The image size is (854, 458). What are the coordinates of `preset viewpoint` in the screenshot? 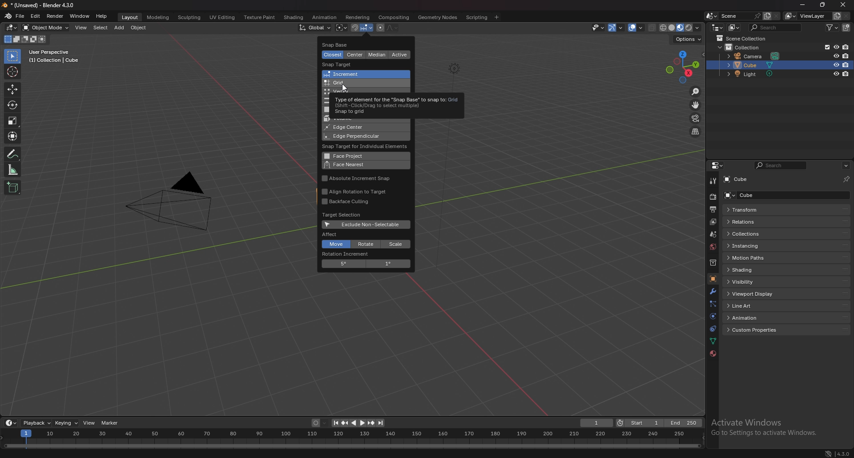 It's located at (683, 67).